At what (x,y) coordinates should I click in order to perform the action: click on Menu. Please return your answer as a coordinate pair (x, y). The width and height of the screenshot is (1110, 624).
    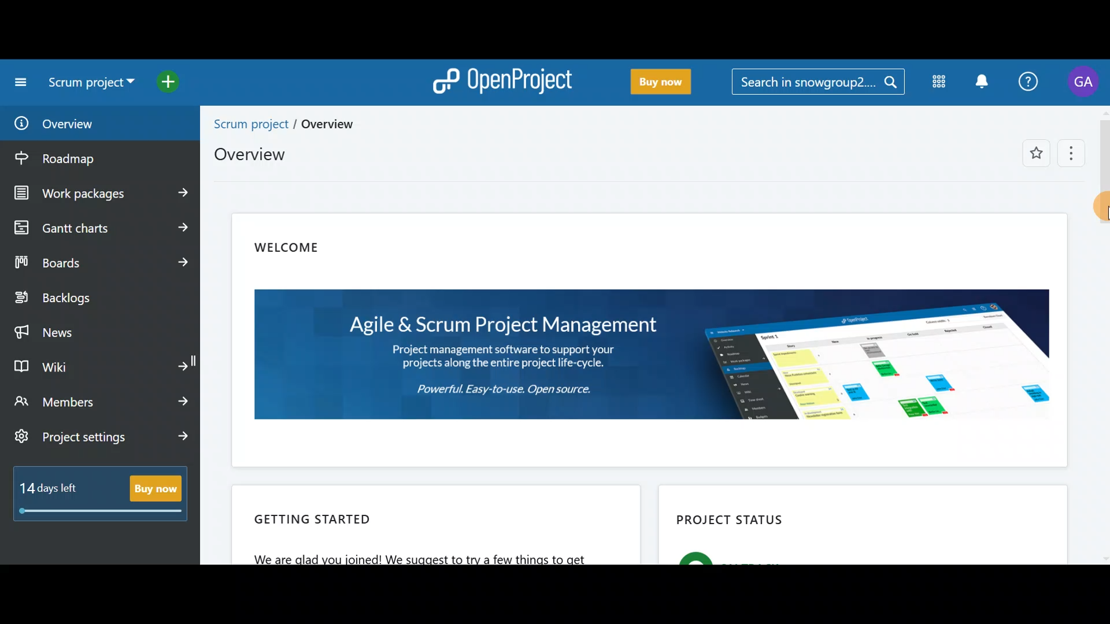
    Looking at the image, I should click on (1068, 155).